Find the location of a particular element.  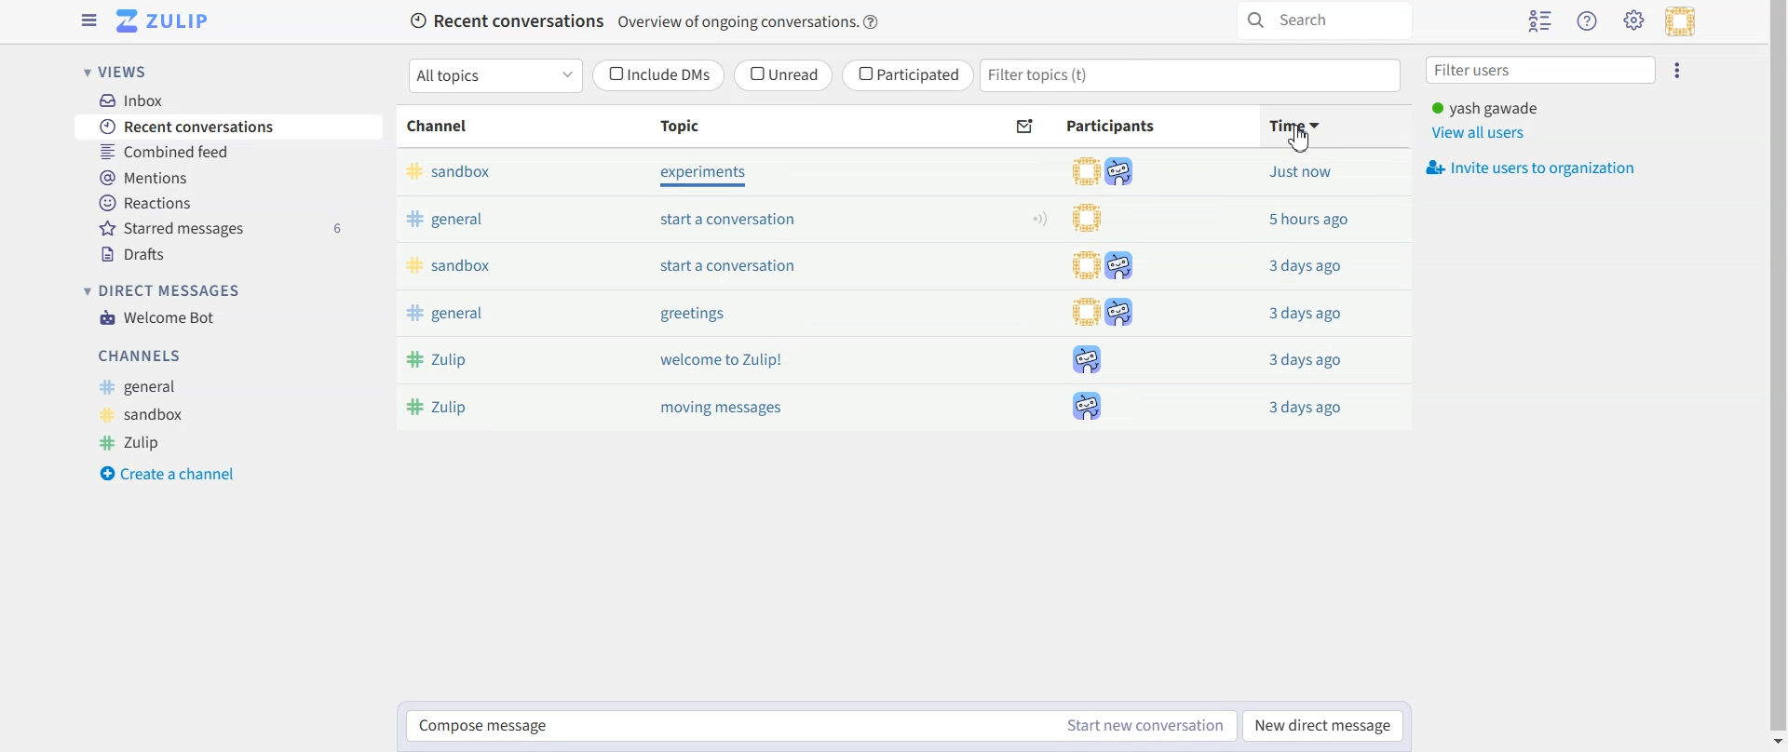

Participants is located at coordinates (1131, 127).